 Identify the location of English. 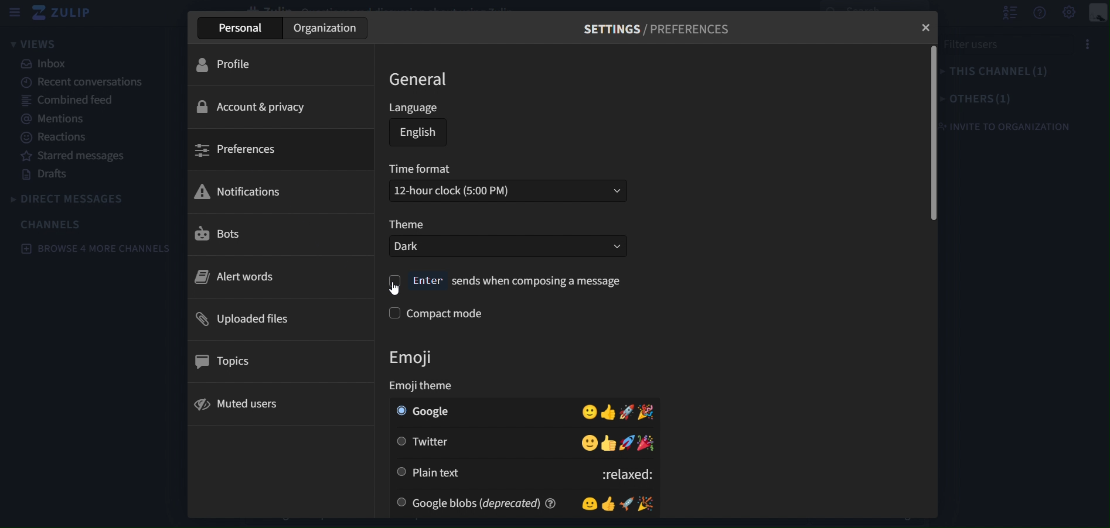
(418, 132).